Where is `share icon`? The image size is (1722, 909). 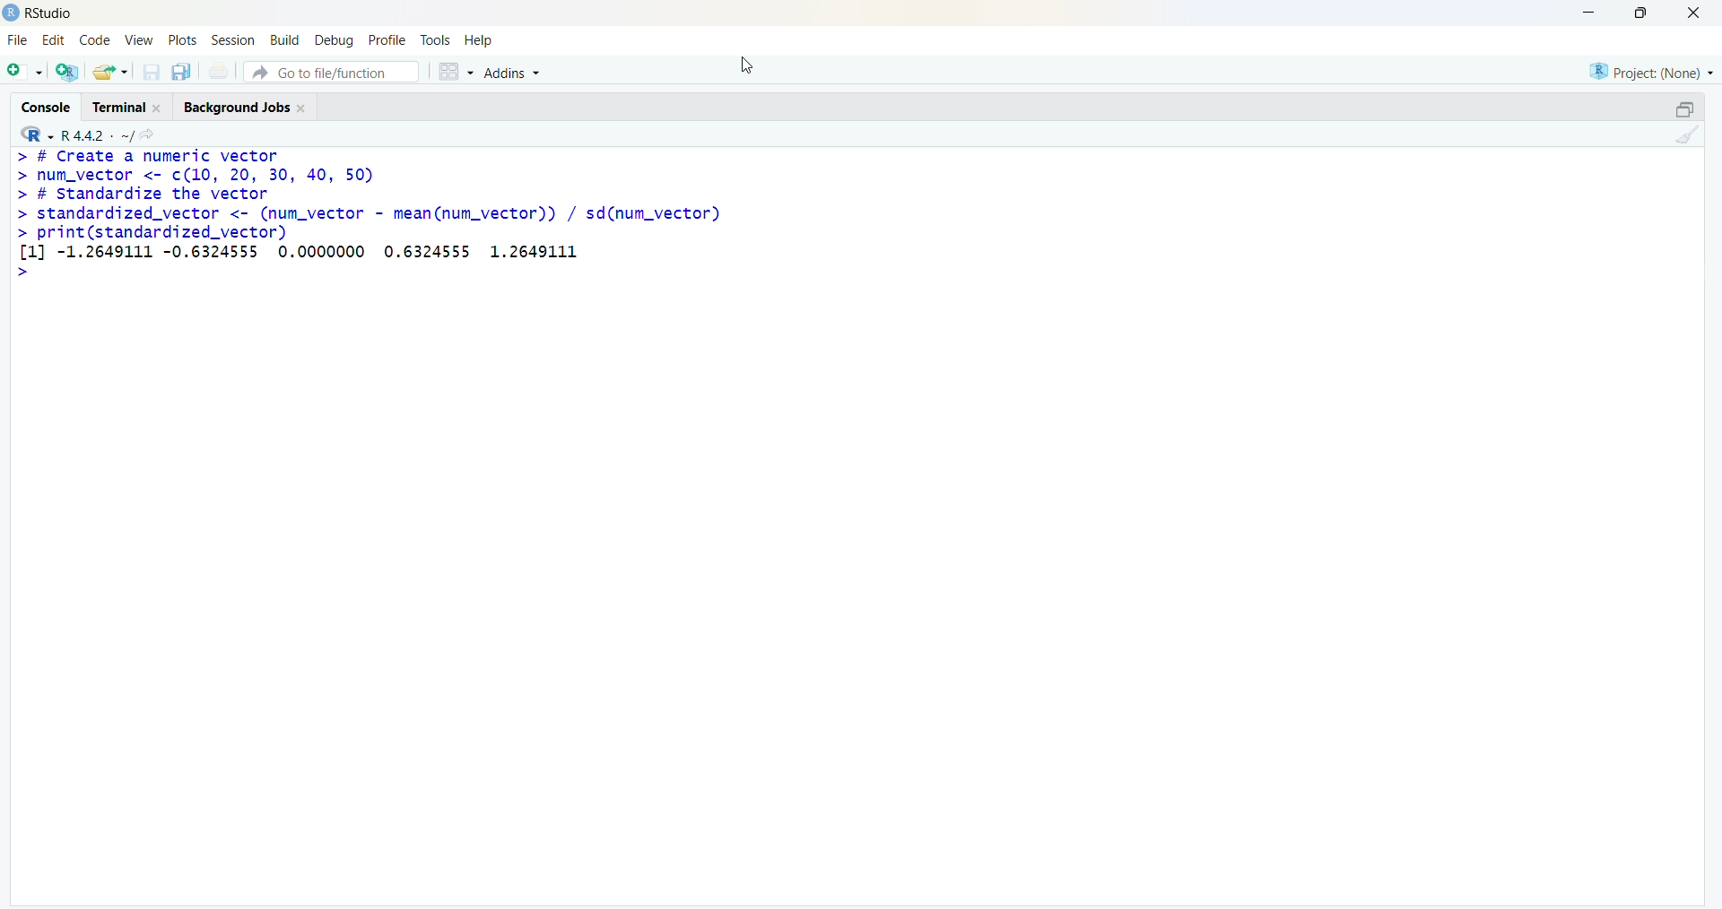 share icon is located at coordinates (147, 134).